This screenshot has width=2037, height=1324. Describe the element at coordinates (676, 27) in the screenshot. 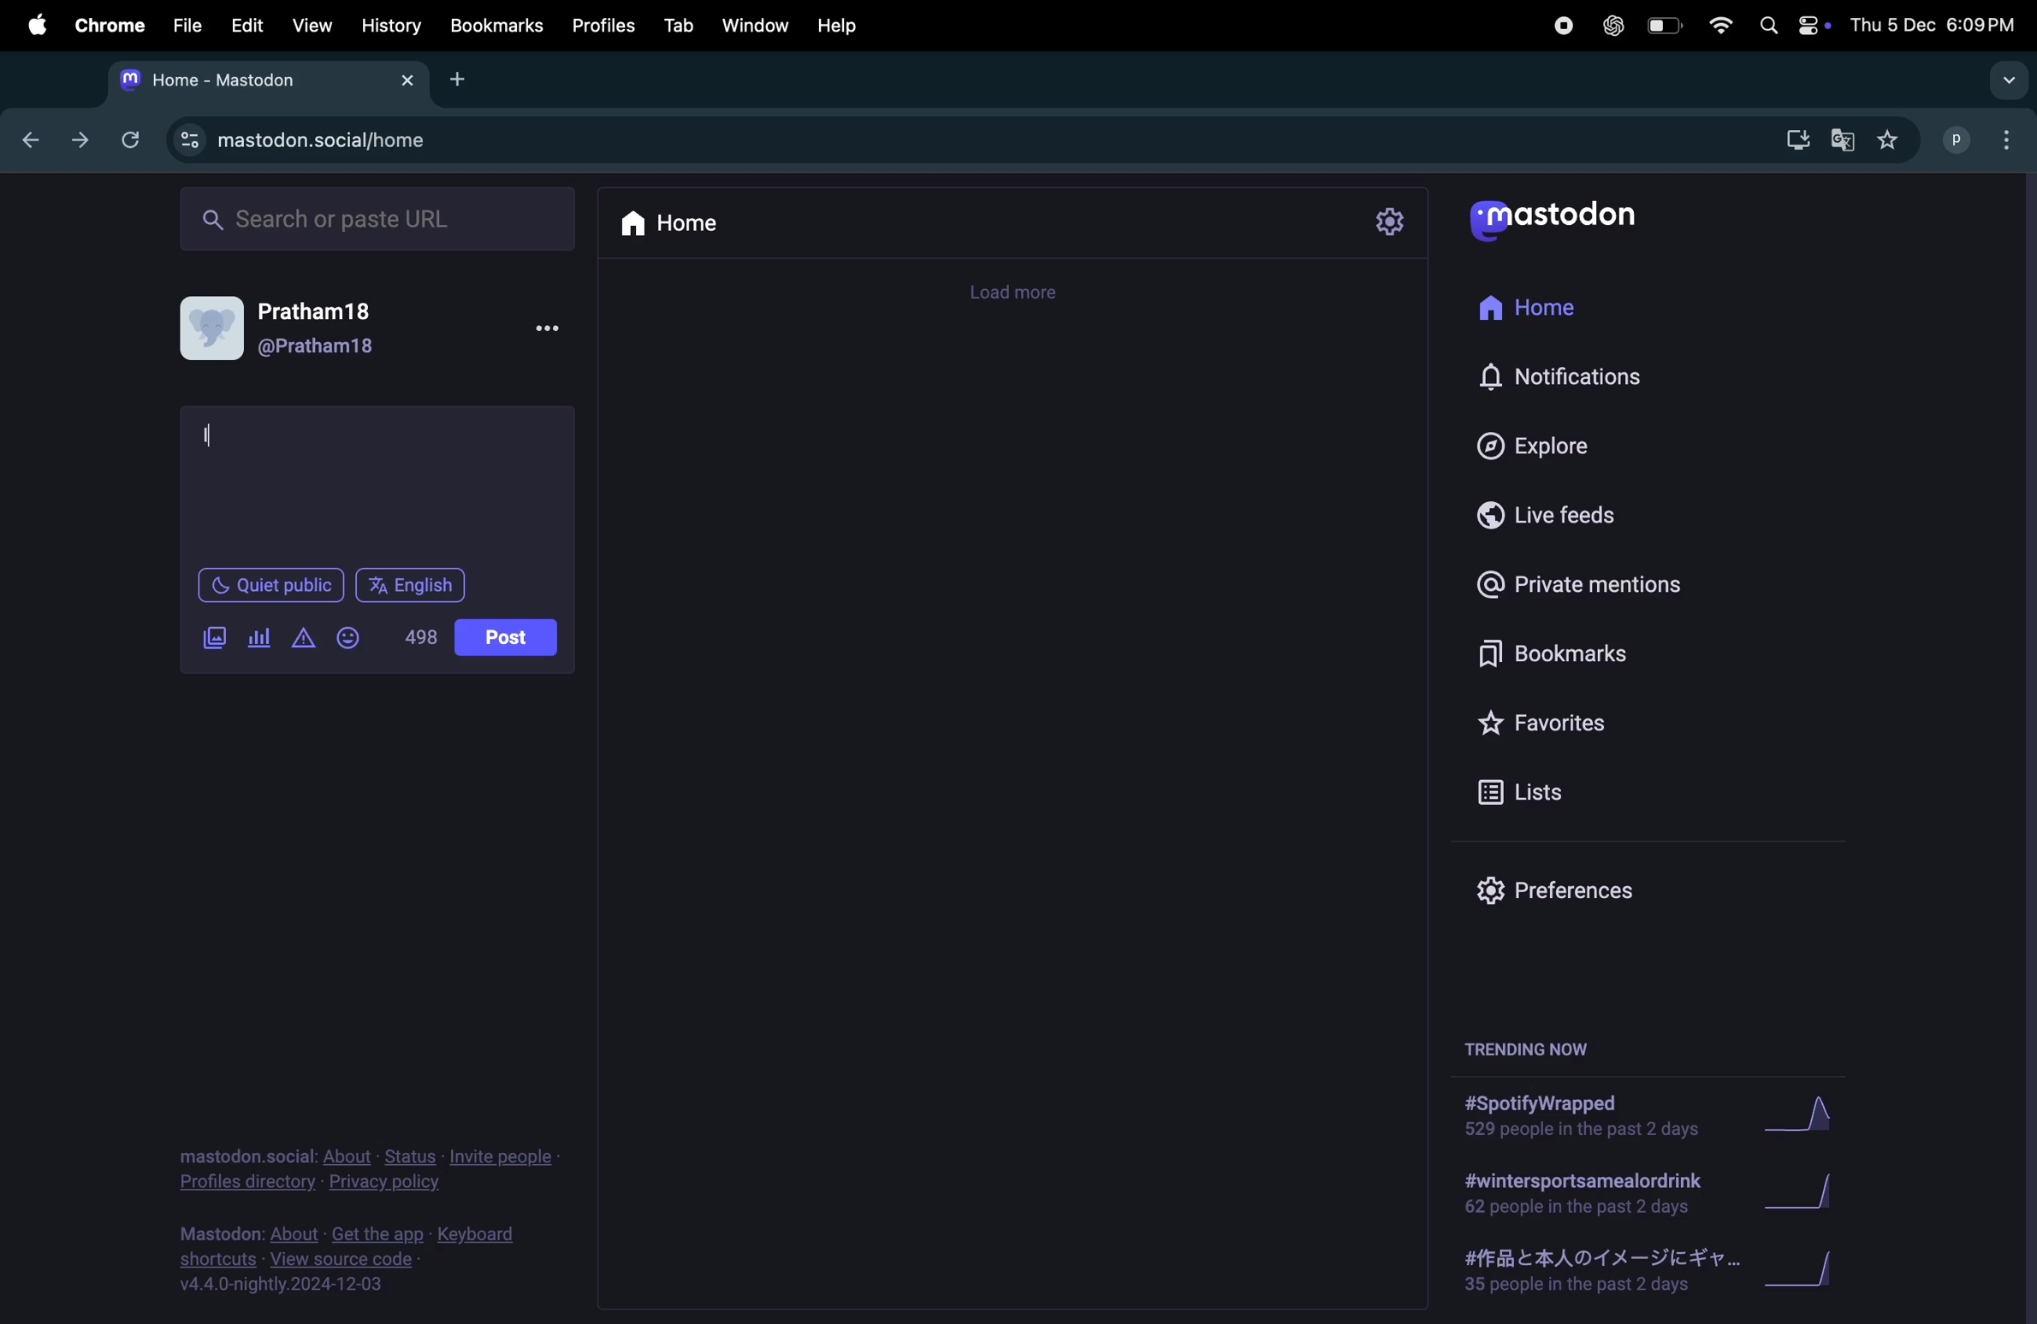

I see `tab` at that location.